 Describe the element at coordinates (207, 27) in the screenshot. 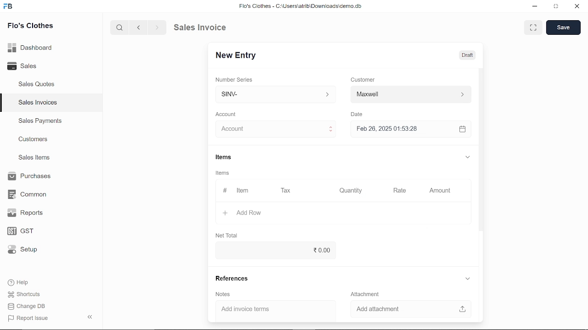

I see `Sales Invoice` at that location.